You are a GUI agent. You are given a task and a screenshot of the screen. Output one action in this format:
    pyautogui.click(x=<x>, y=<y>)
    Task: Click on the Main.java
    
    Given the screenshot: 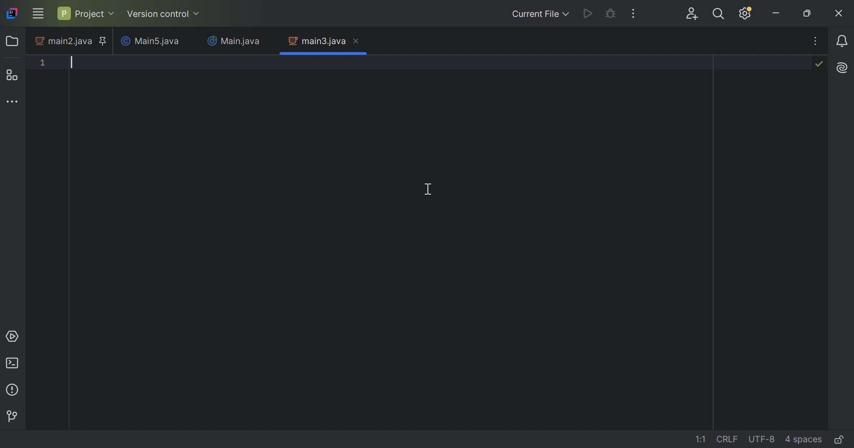 What is the action you would take?
    pyautogui.click(x=235, y=41)
    